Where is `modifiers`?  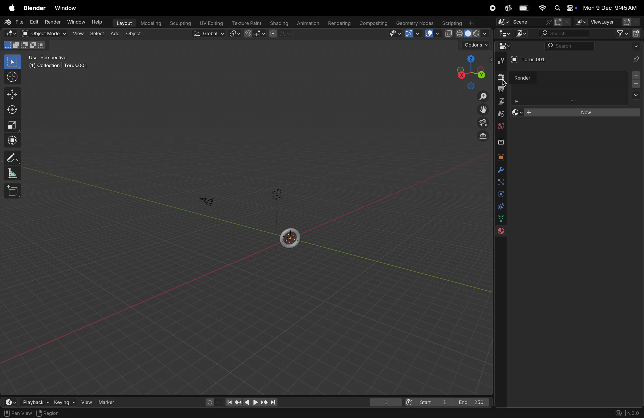 modifiers is located at coordinates (500, 170).